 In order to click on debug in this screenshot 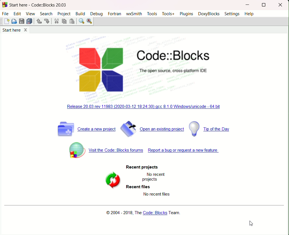, I will do `click(97, 14)`.